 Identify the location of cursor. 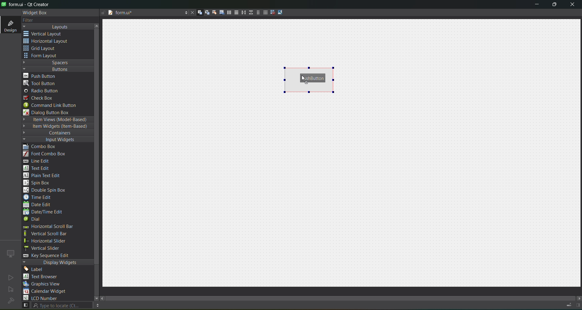
(304, 78).